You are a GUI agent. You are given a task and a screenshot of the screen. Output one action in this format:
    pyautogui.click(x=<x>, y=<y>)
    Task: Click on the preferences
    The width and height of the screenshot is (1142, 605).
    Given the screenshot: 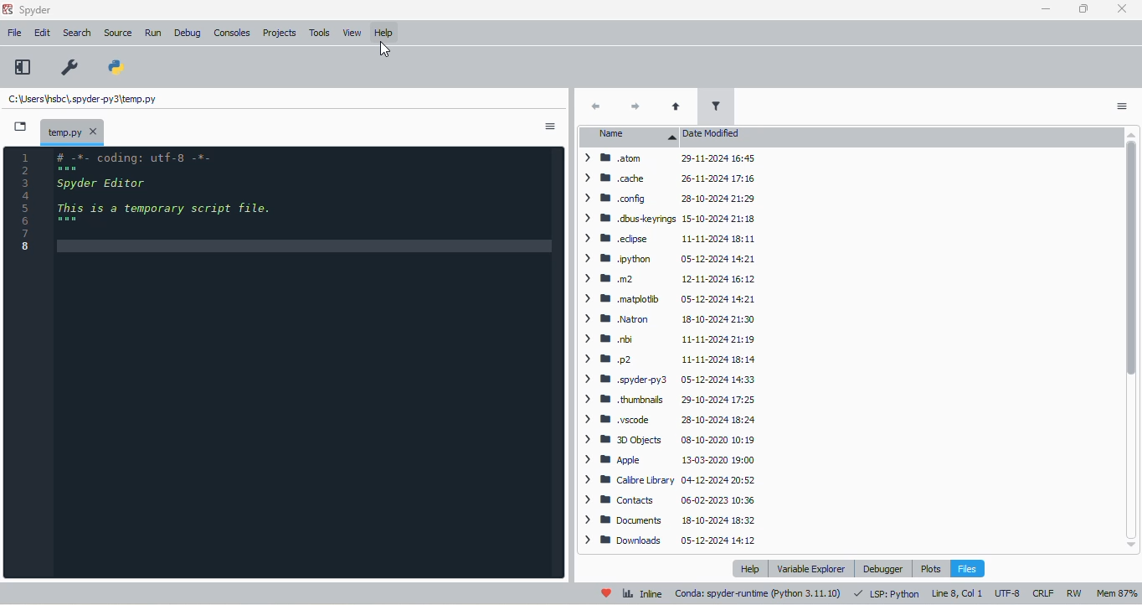 What is the action you would take?
    pyautogui.click(x=70, y=67)
    